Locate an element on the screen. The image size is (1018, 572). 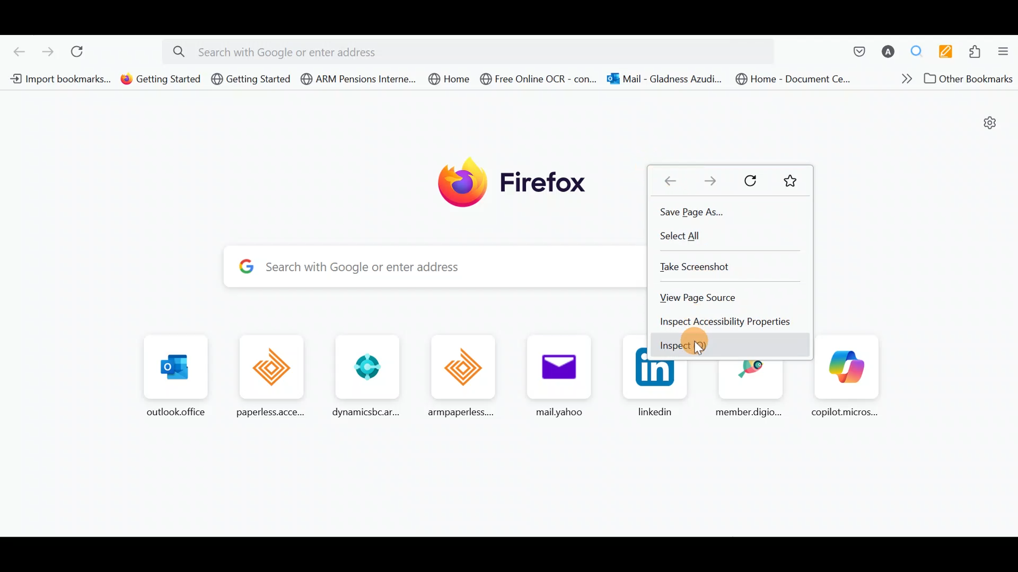
Frequently browsed pages is located at coordinates (376, 374).